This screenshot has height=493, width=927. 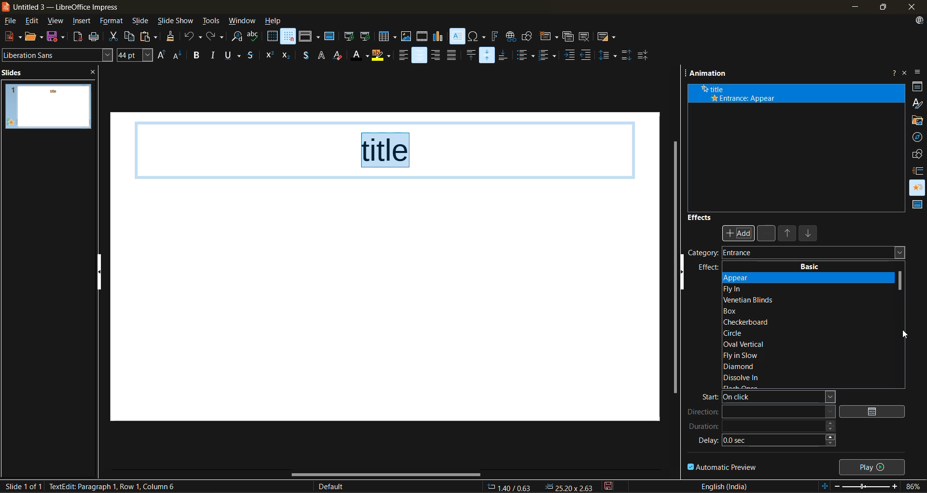 I want to click on align top, so click(x=470, y=56).